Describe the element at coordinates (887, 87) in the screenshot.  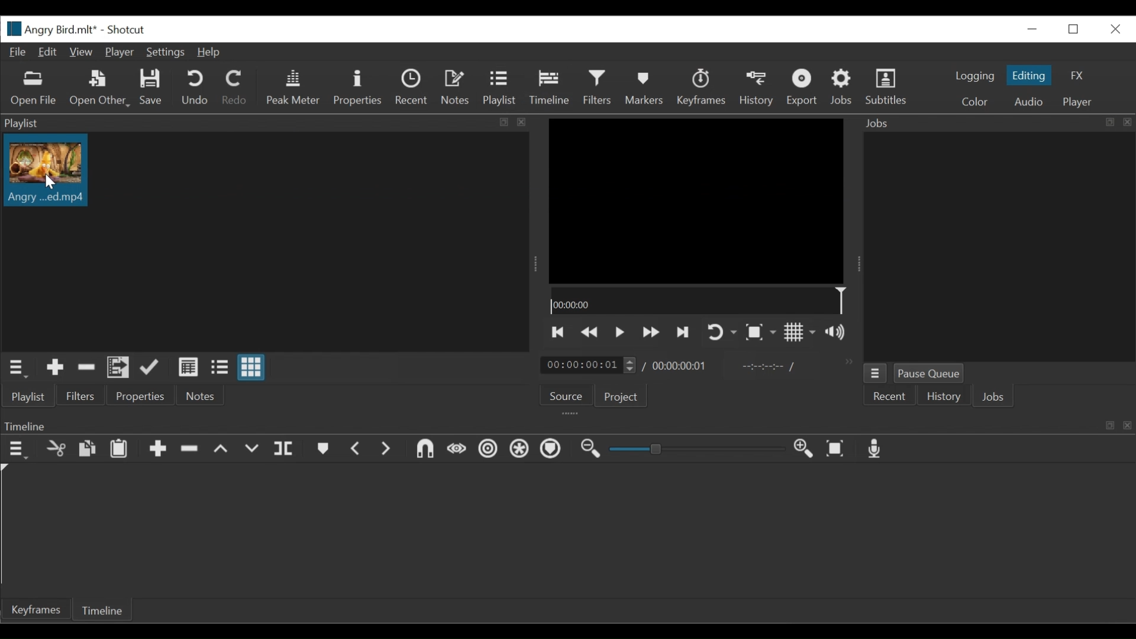
I see `Subtitles` at that location.